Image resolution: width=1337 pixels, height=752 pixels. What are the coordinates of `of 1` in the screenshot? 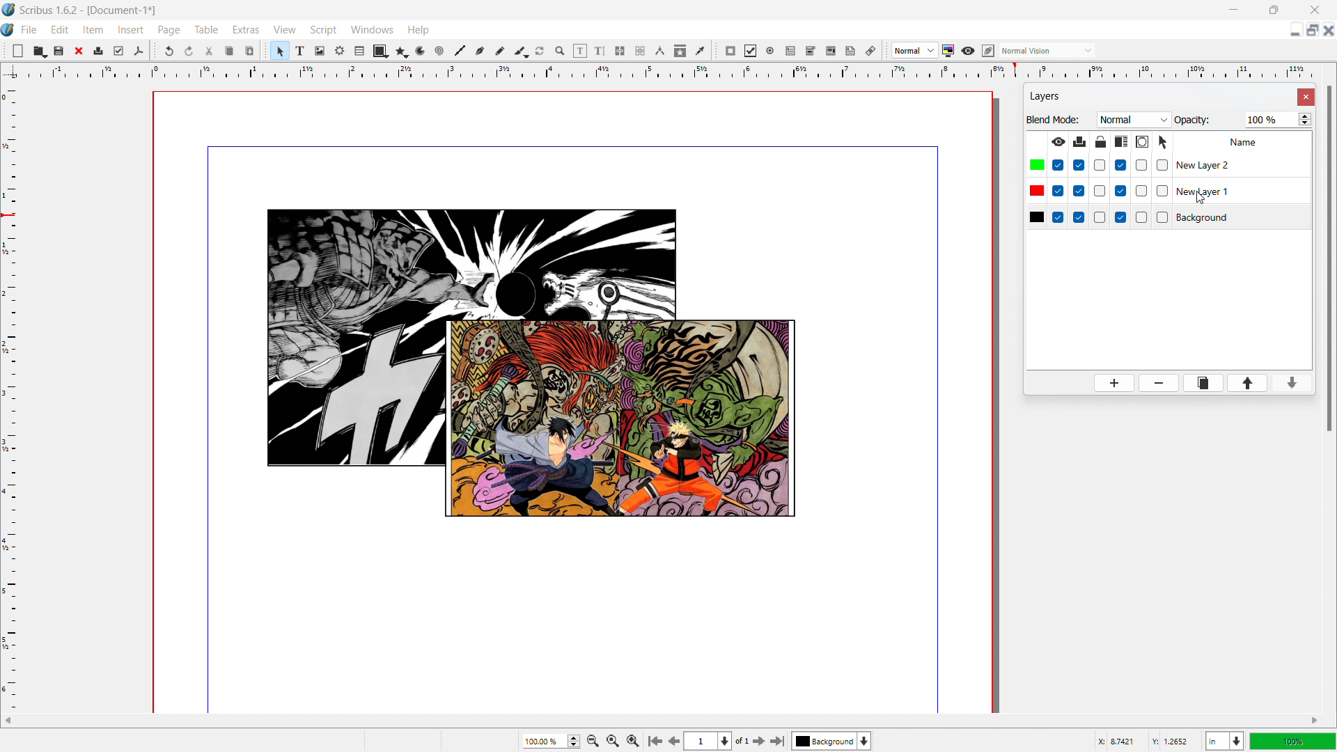 It's located at (742, 742).